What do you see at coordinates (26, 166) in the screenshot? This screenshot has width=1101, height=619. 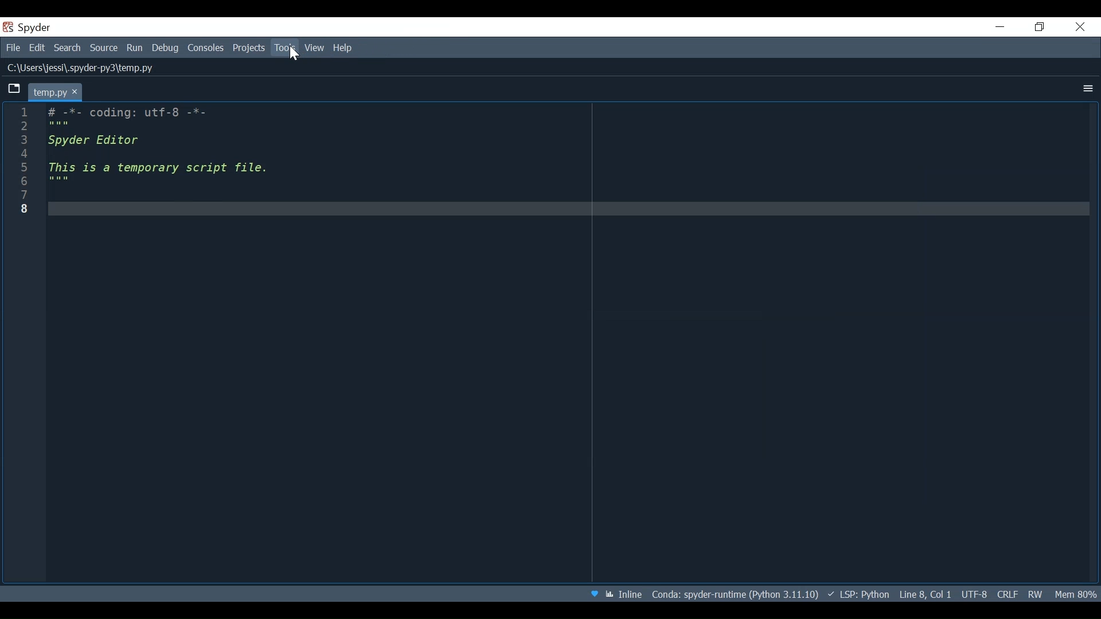 I see `` at bounding box center [26, 166].